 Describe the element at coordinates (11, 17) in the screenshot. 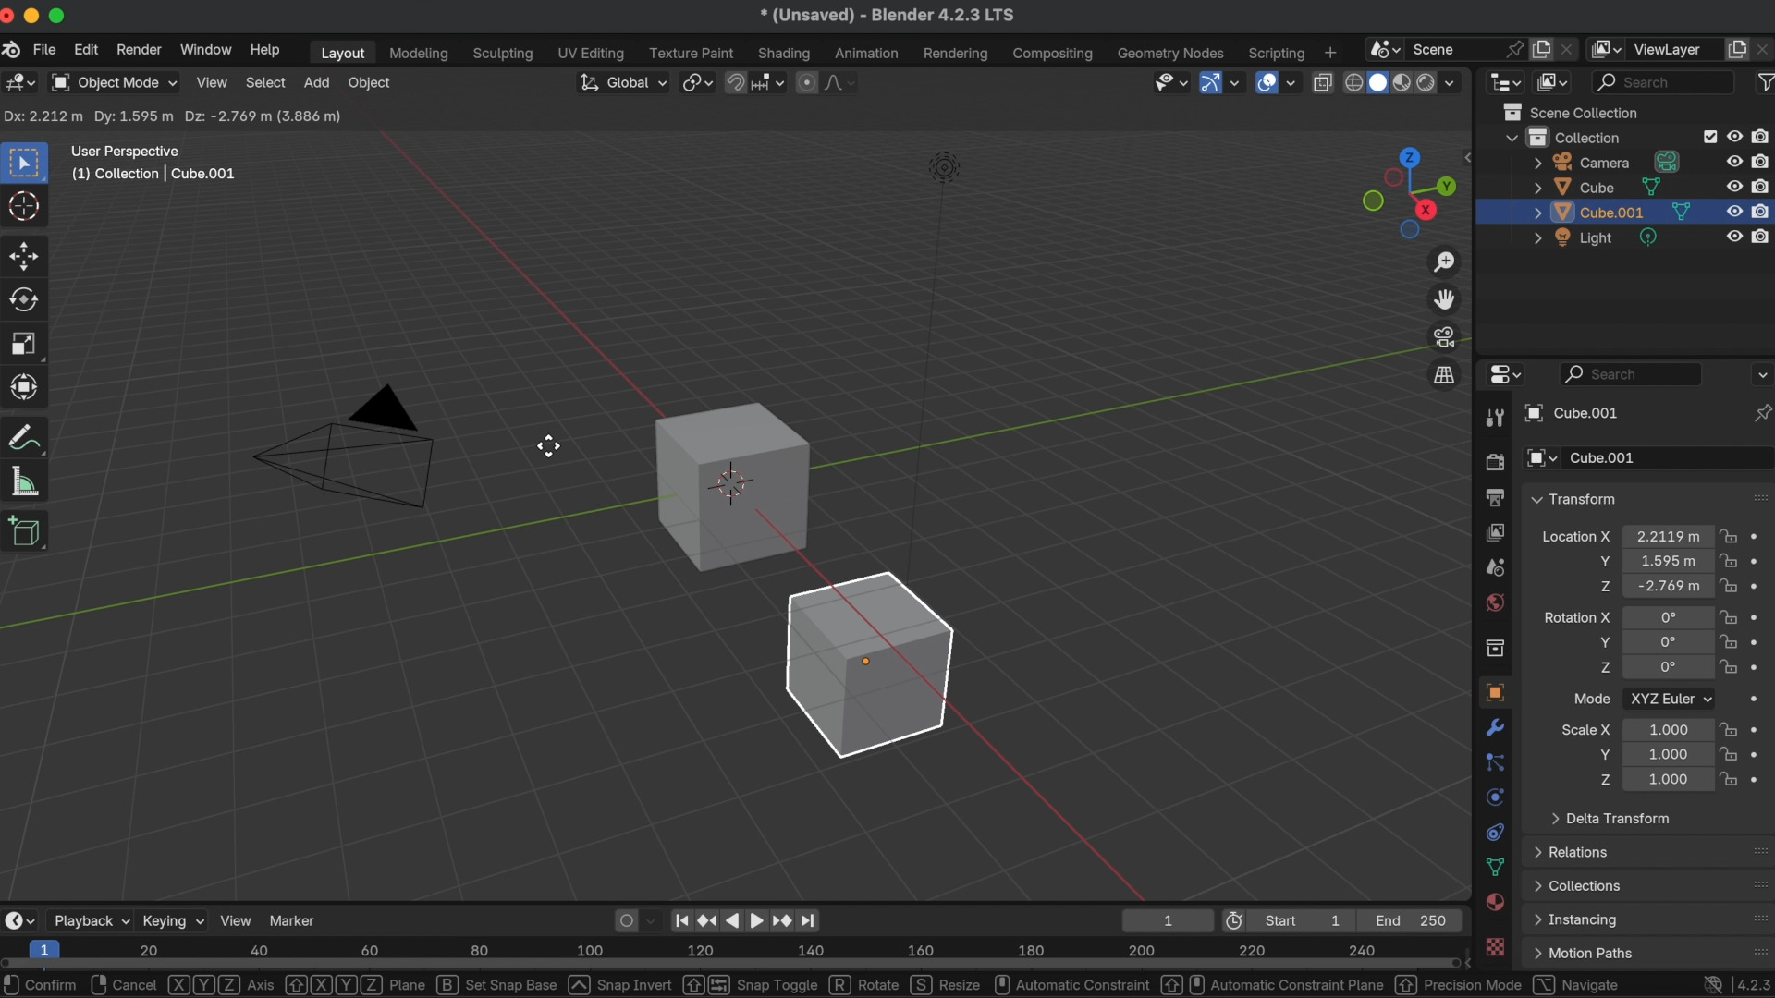

I see `close` at that location.